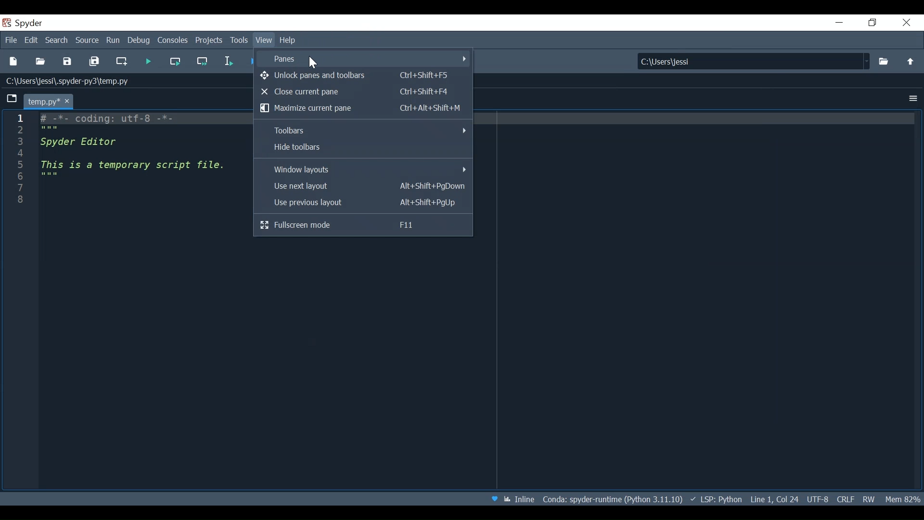 Image resolution: width=924 pixels, height=520 pixels. I want to click on Run current cell and go to the next cell, so click(203, 61).